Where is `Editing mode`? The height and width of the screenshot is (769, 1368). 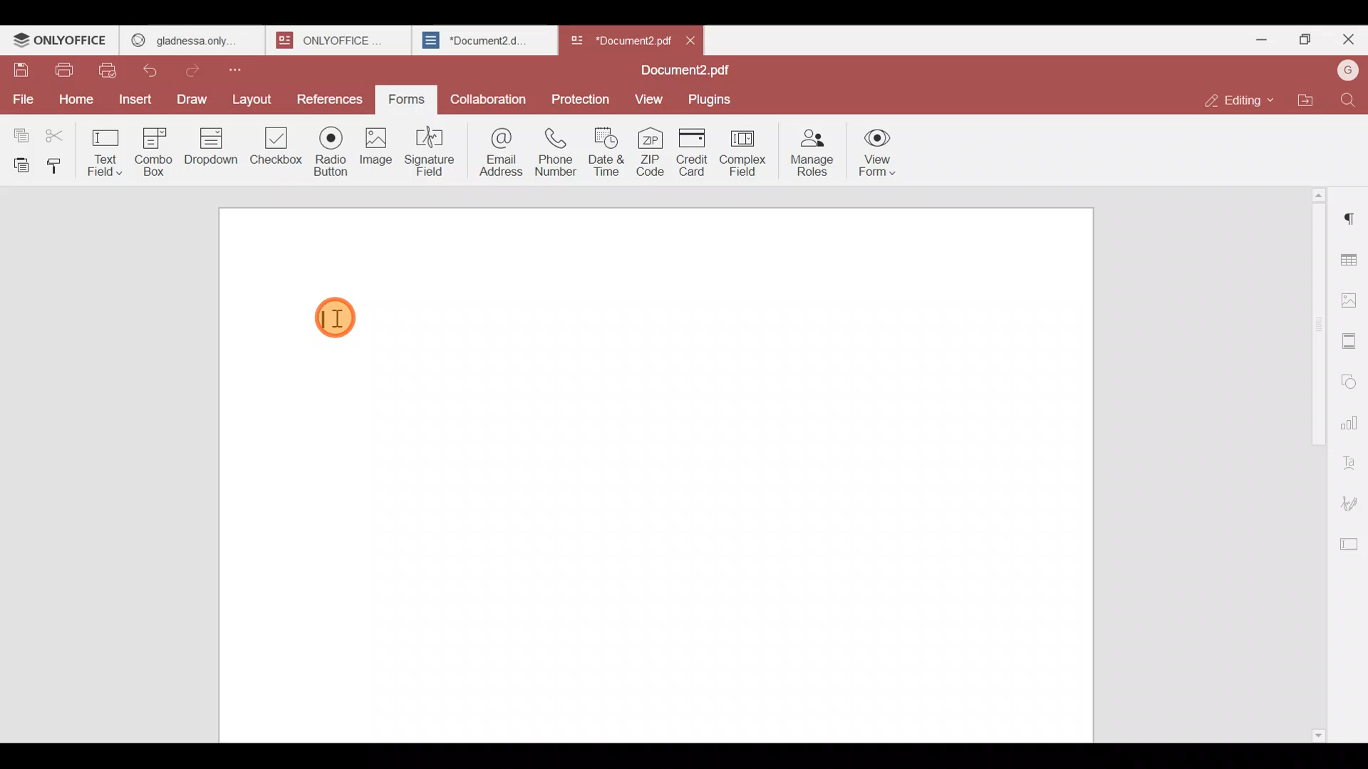
Editing mode is located at coordinates (1241, 96).